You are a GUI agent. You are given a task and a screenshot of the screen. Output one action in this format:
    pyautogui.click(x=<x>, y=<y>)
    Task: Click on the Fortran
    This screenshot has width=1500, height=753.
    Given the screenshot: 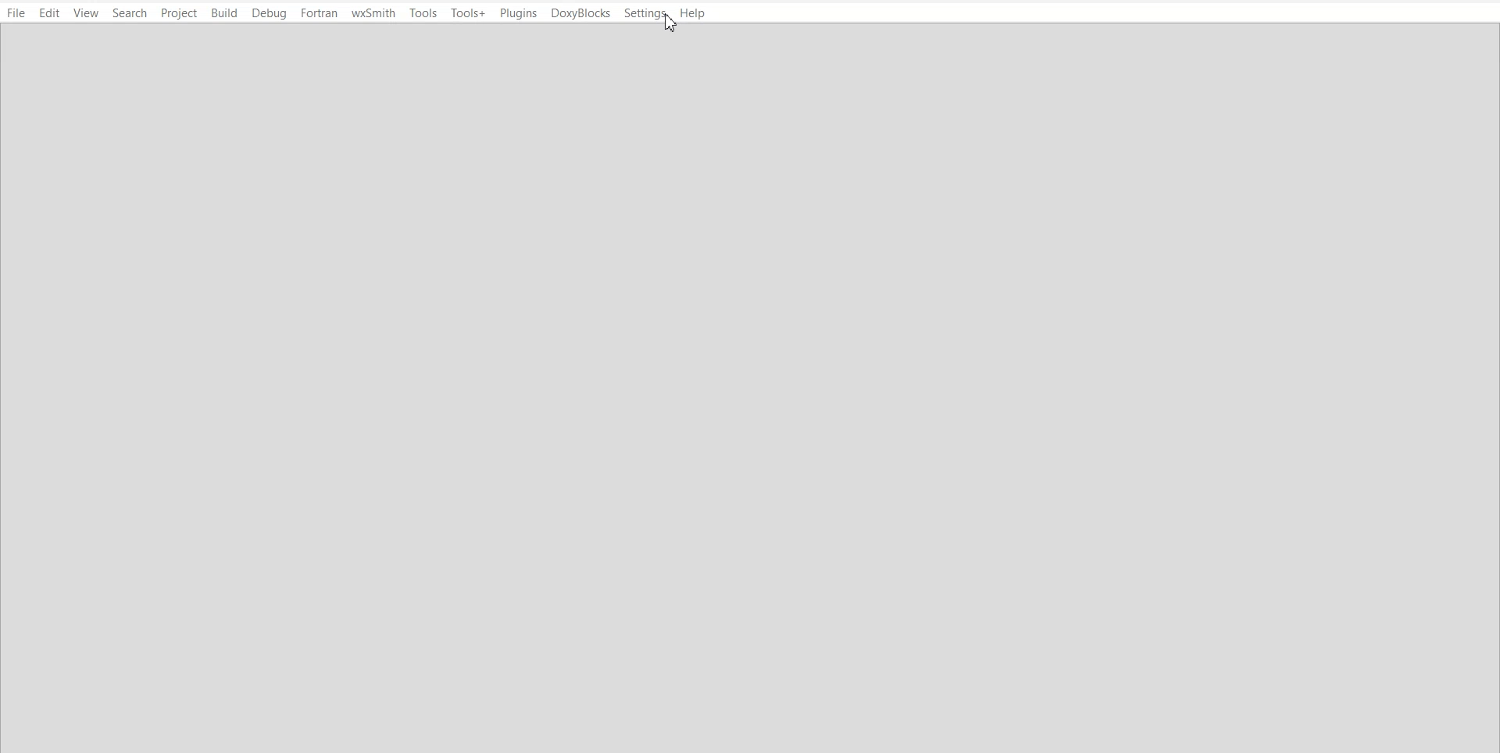 What is the action you would take?
    pyautogui.click(x=318, y=13)
    